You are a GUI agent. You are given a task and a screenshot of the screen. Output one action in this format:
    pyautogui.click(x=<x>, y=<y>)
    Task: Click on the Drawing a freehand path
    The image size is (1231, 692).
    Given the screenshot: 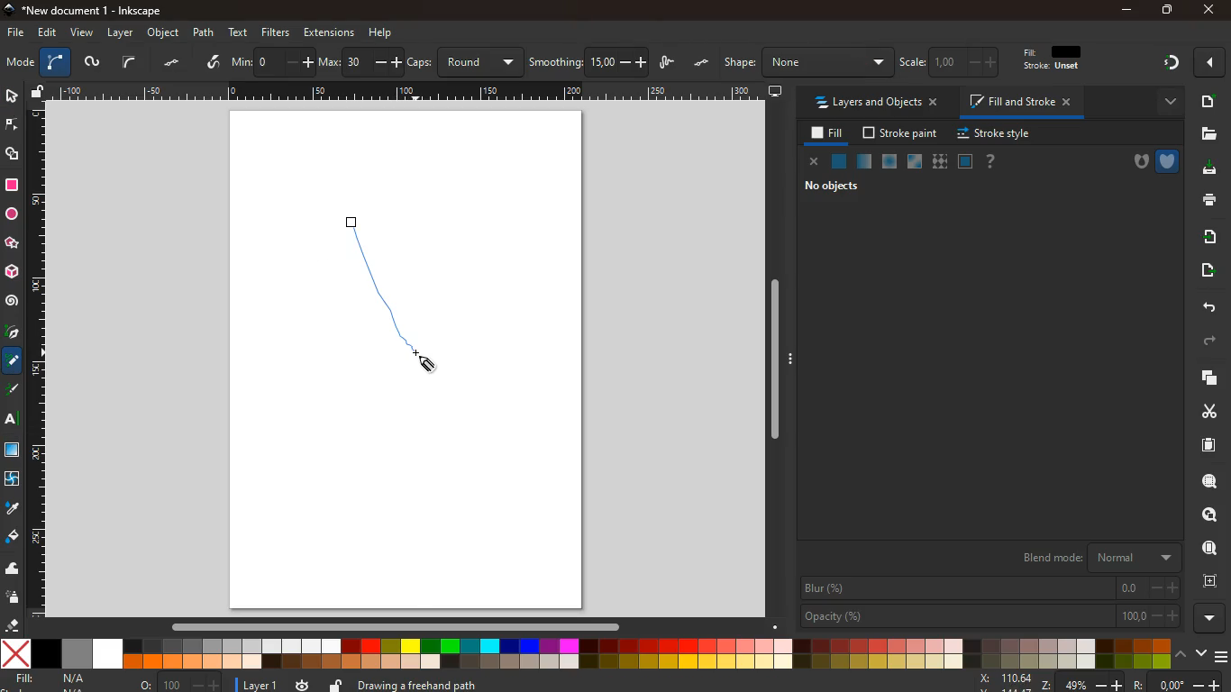 What is the action you would take?
    pyautogui.click(x=421, y=683)
    